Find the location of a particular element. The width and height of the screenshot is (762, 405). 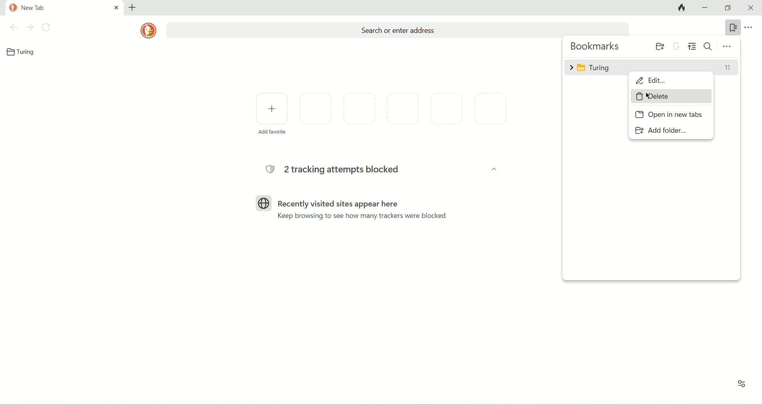

bookmarks is located at coordinates (732, 28).